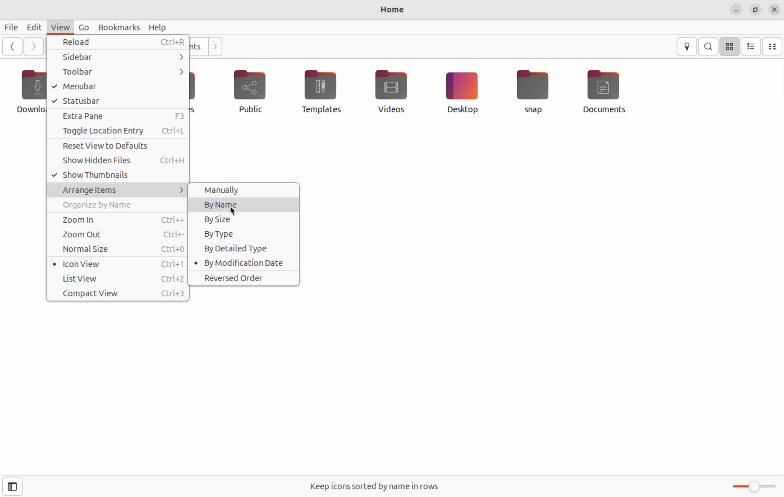  I want to click on reversed order, so click(244, 279).